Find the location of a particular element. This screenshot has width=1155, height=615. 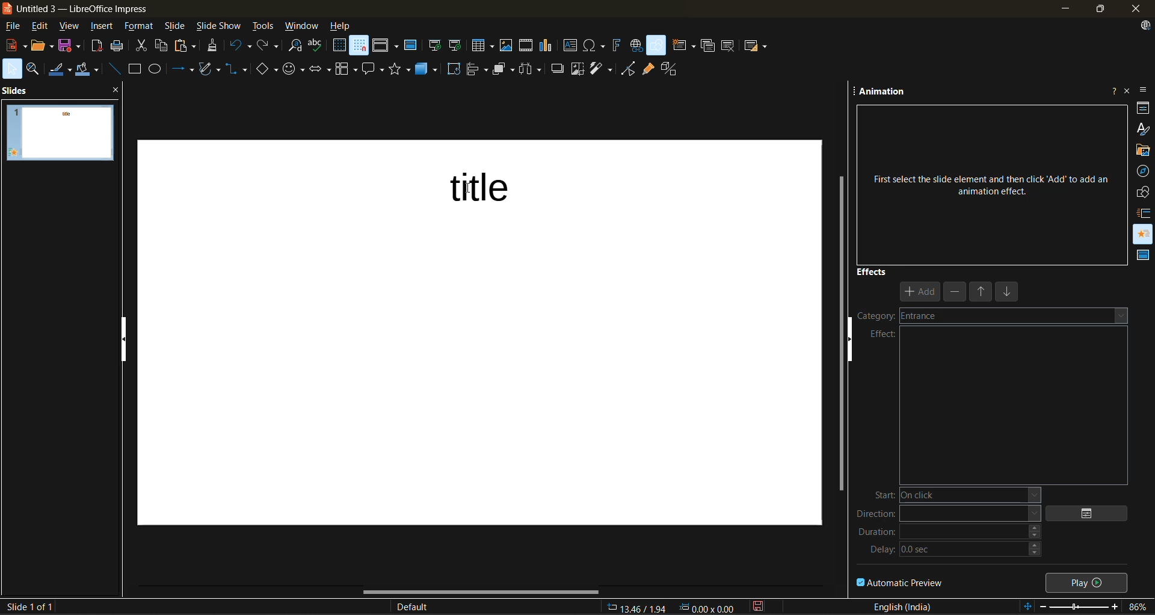

flowchart is located at coordinates (346, 71).